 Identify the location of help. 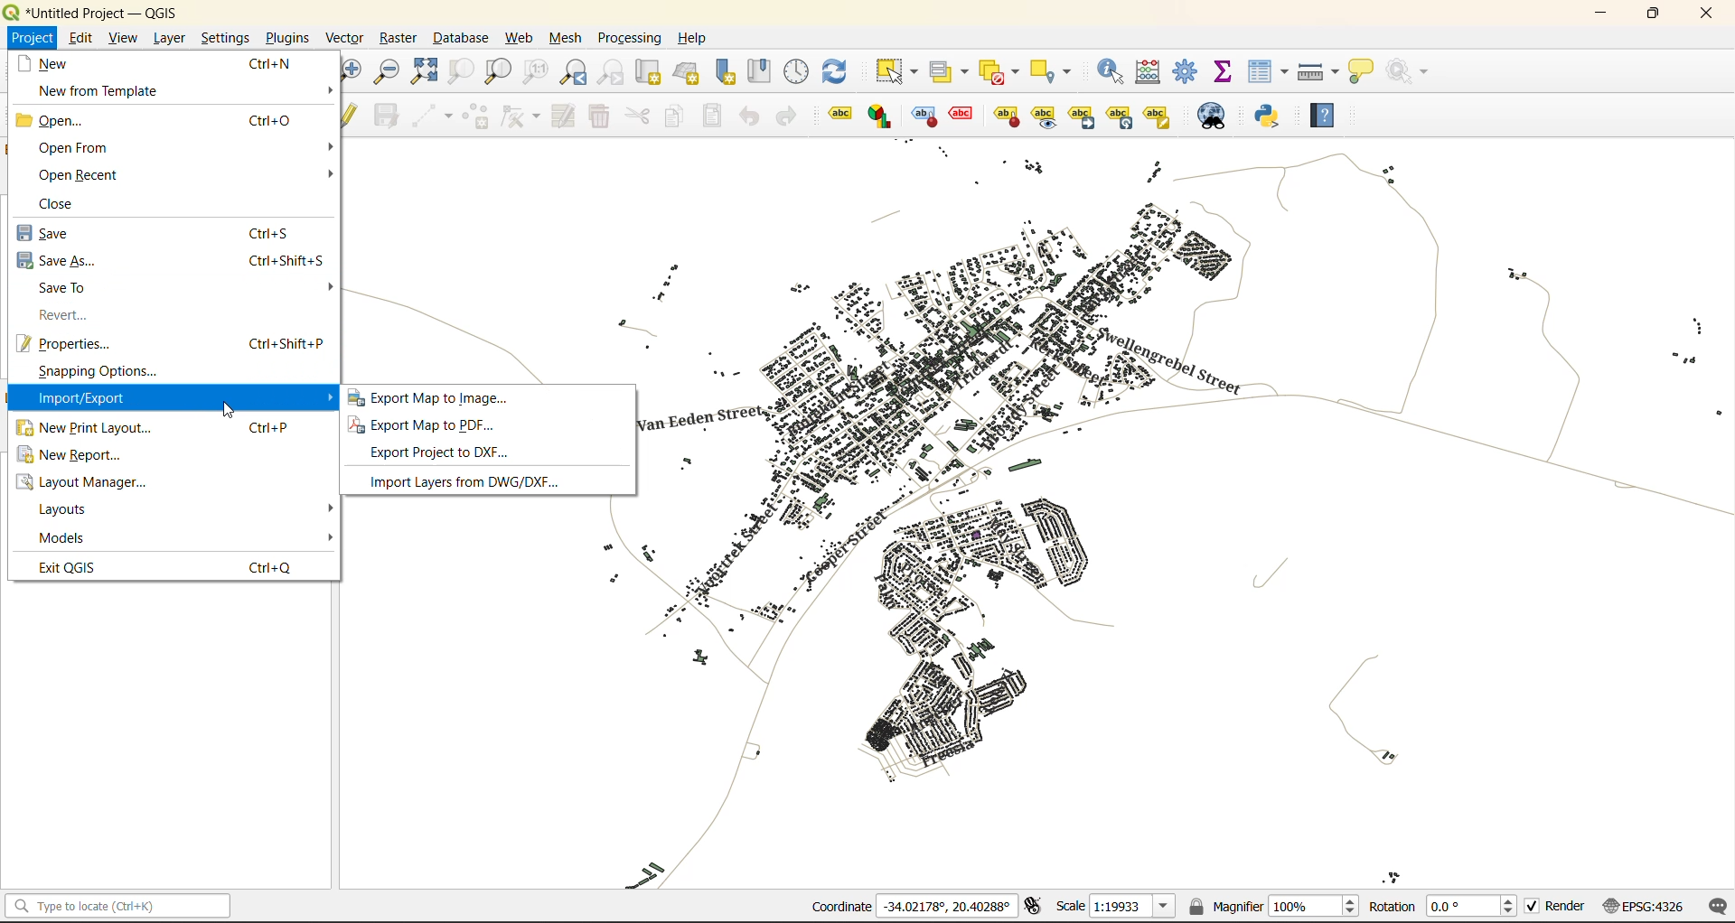
(1330, 115).